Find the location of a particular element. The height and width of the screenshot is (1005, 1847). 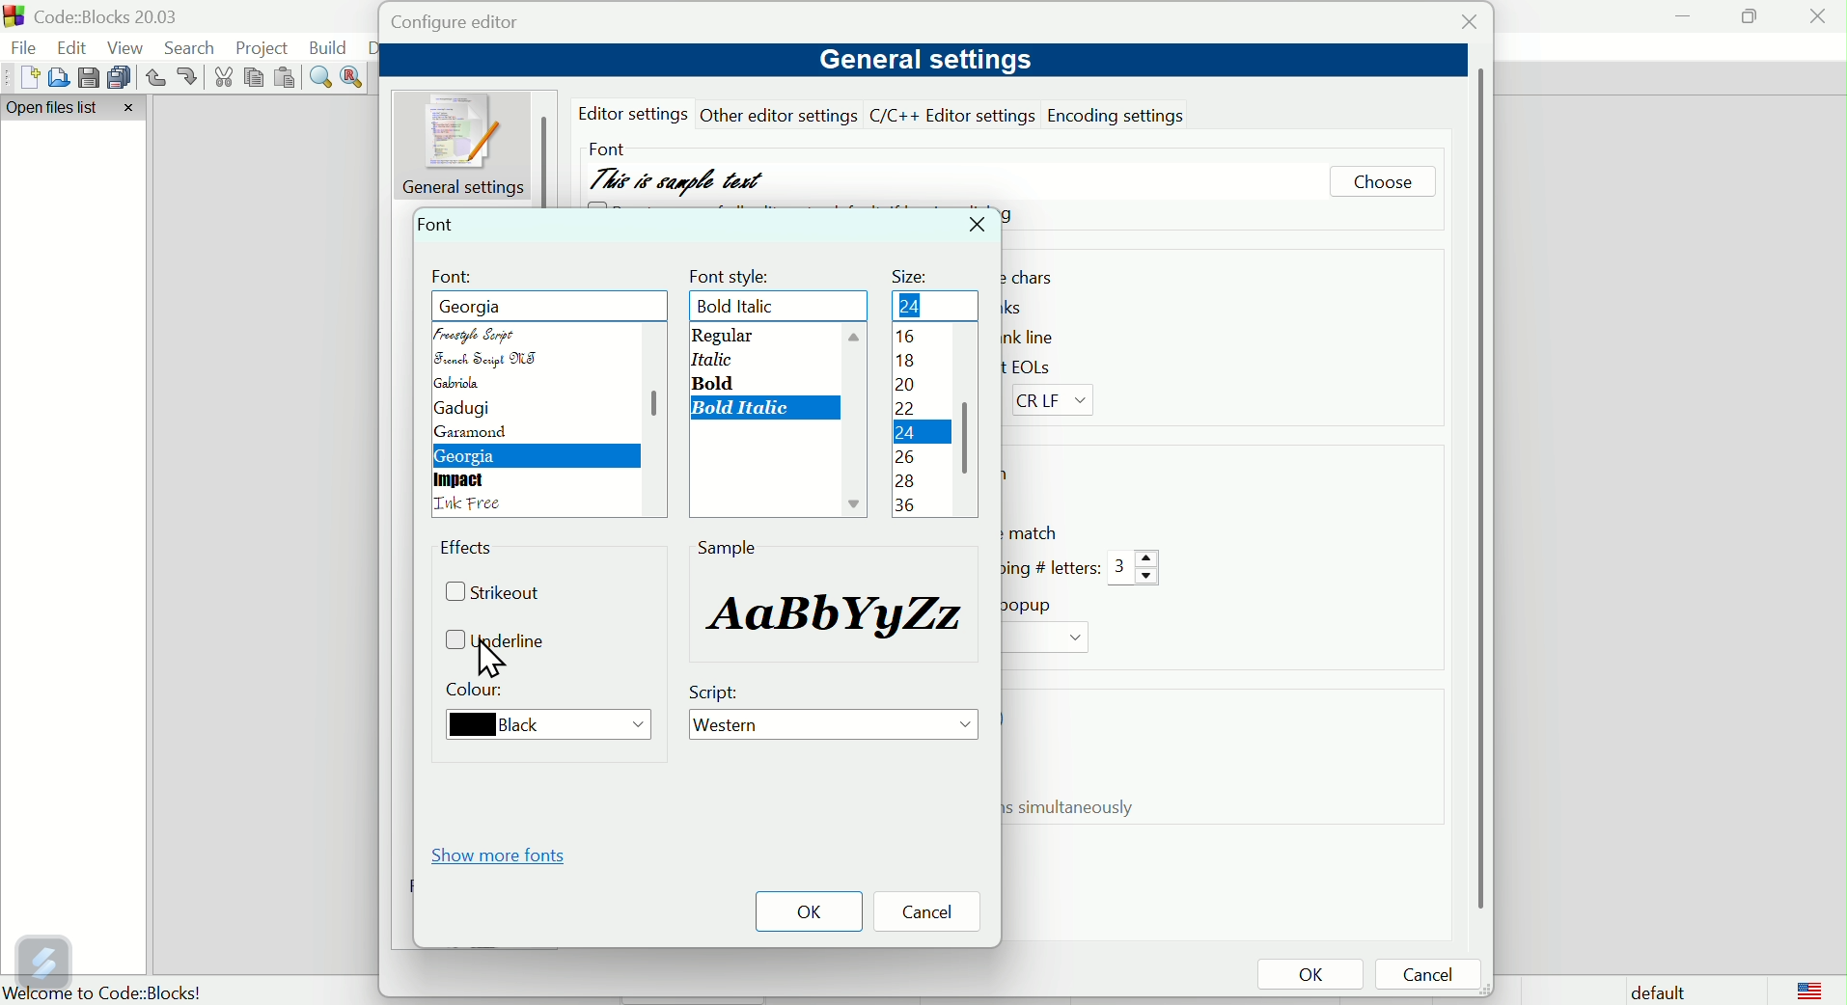

editor settings is located at coordinates (637, 114).